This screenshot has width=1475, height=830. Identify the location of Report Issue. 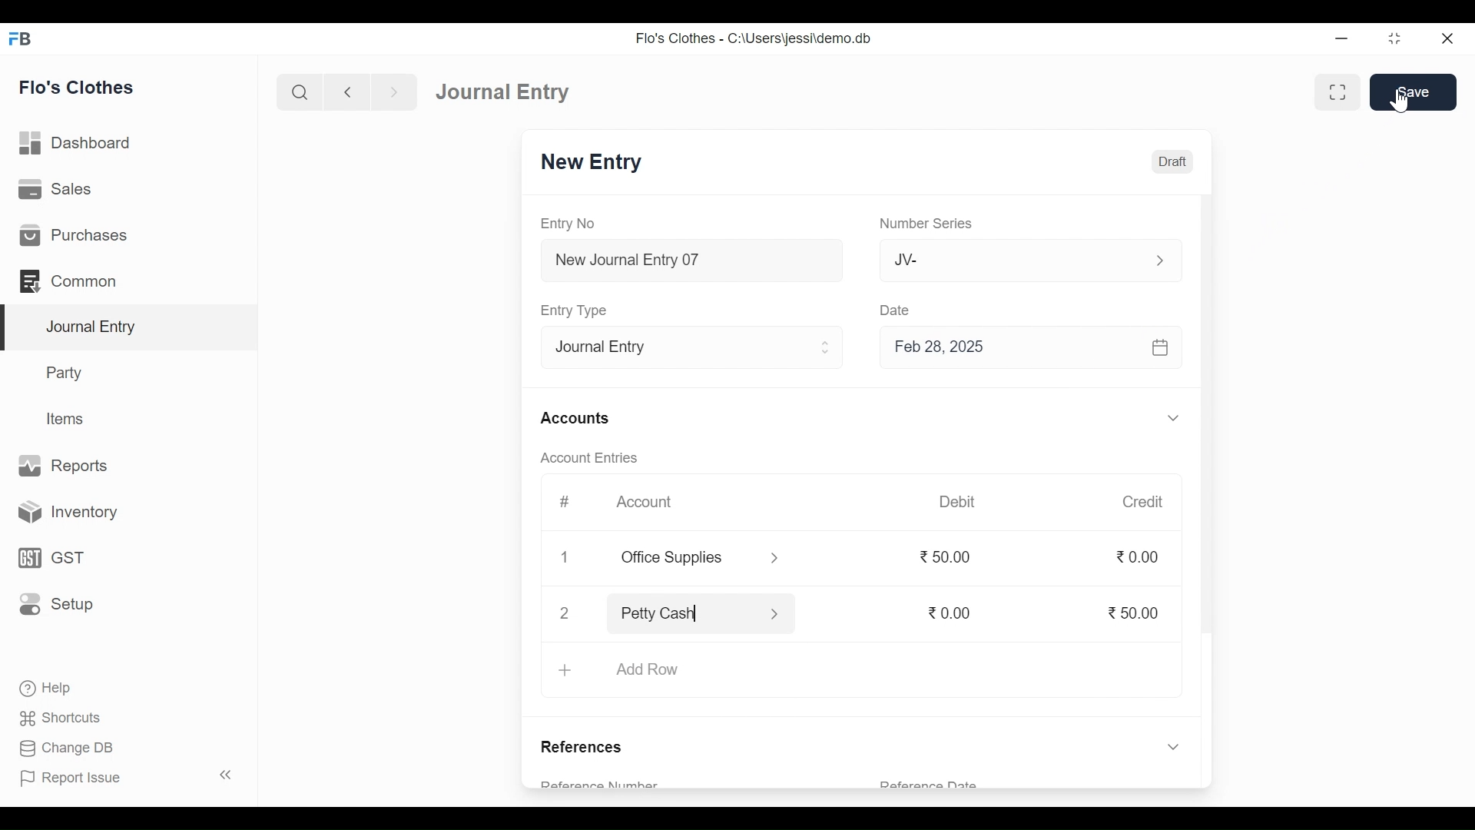
(70, 777).